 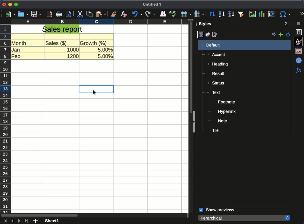 I want to click on tile, so click(x=215, y=130).